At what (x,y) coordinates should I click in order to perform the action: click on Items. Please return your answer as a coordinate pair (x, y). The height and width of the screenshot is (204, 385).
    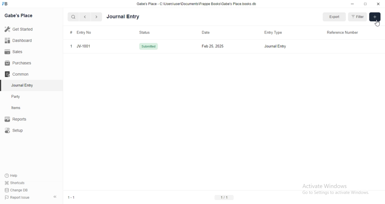
    Looking at the image, I should click on (22, 108).